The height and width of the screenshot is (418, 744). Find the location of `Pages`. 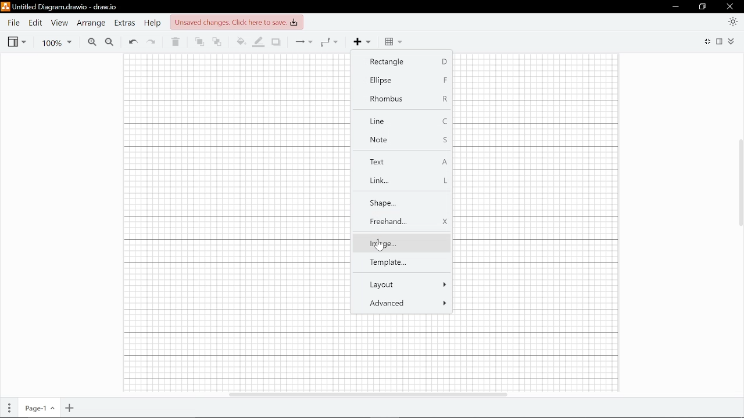

Pages is located at coordinates (8, 408).